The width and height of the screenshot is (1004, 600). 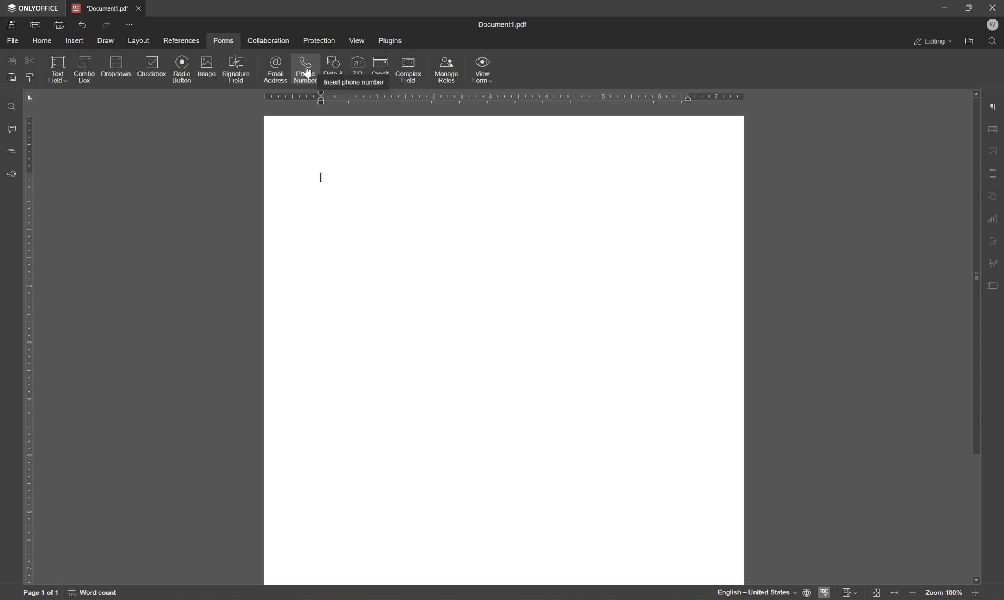 What do you see at coordinates (11, 23) in the screenshot?
I see `print` at bounding box center [11, 23].